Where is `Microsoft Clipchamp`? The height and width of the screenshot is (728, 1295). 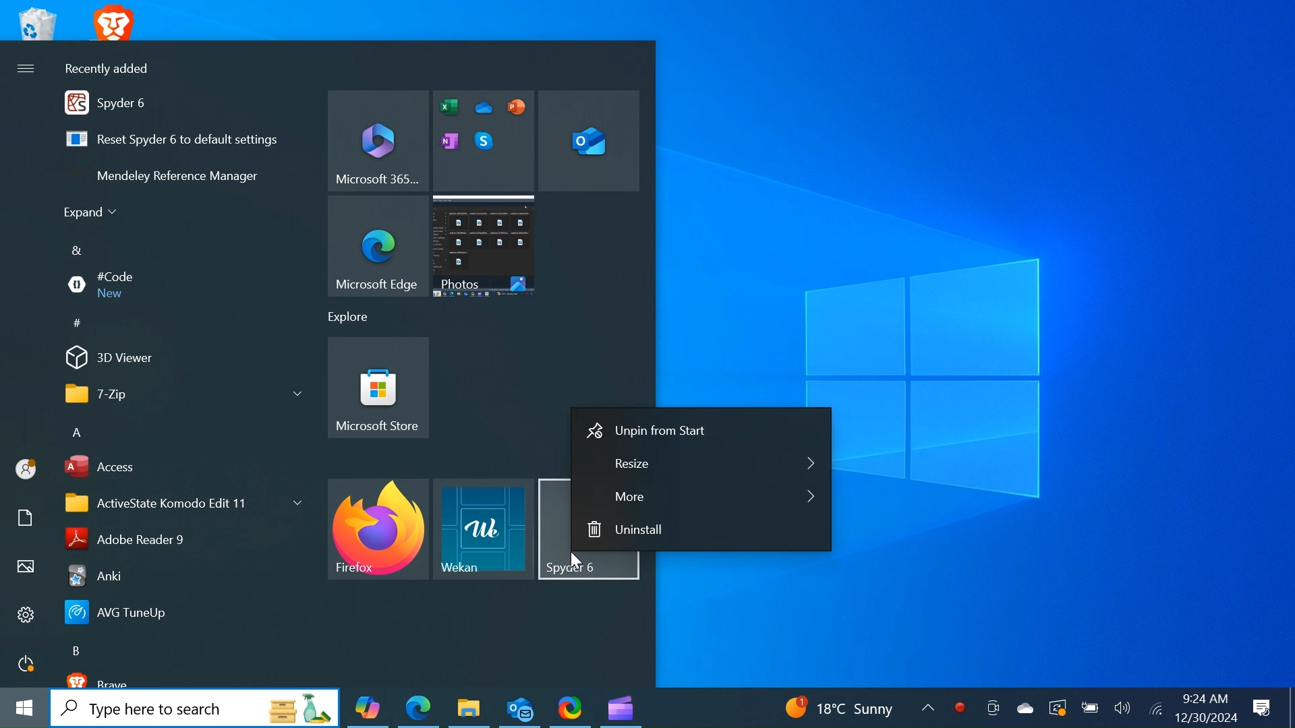 Microsoft Clipchamp is located at coordinates (621, 708).